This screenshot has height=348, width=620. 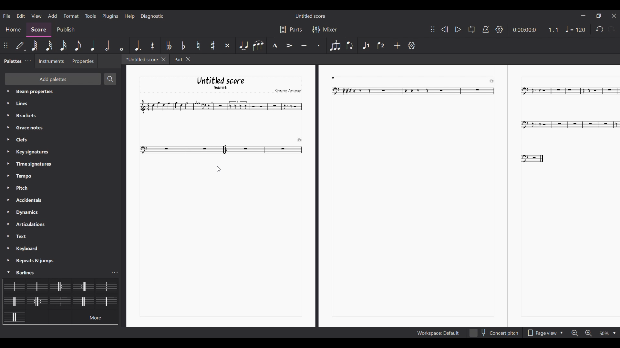 What do you see at coordinates (138, 46) in the screenshot?
I see `Augmentation dot` at bounding box center [138, 46].